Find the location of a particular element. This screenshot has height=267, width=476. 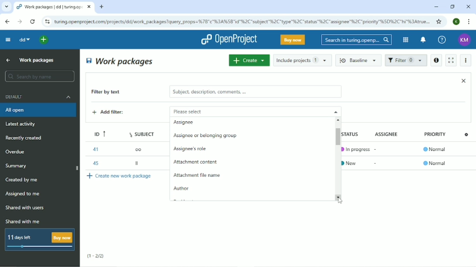

Overdue is located at coordinates (16, 152).